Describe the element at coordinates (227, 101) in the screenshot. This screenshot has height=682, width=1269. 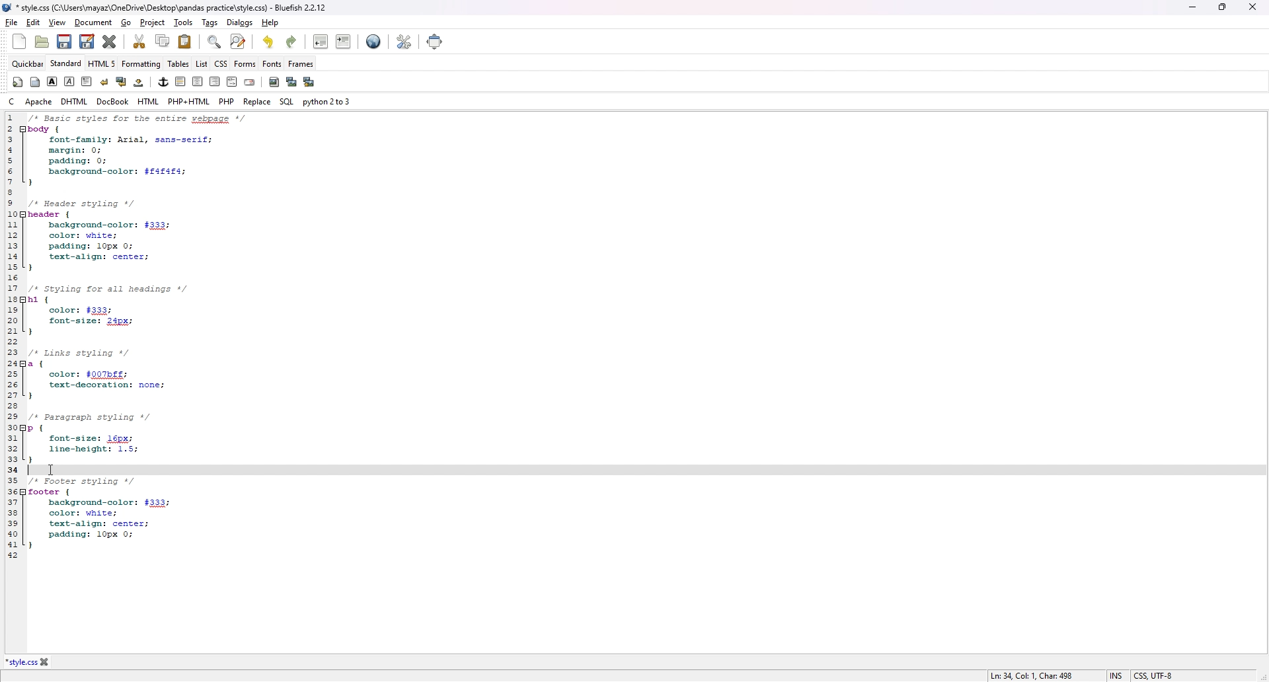
I see `php` at that location.